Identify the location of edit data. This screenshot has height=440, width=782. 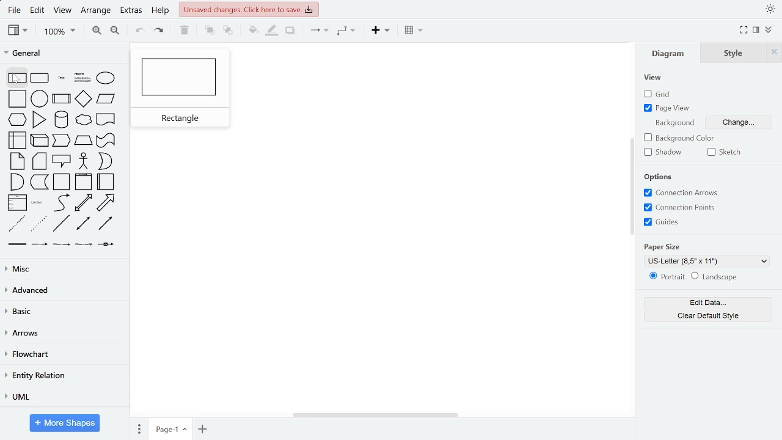
(707, 302).